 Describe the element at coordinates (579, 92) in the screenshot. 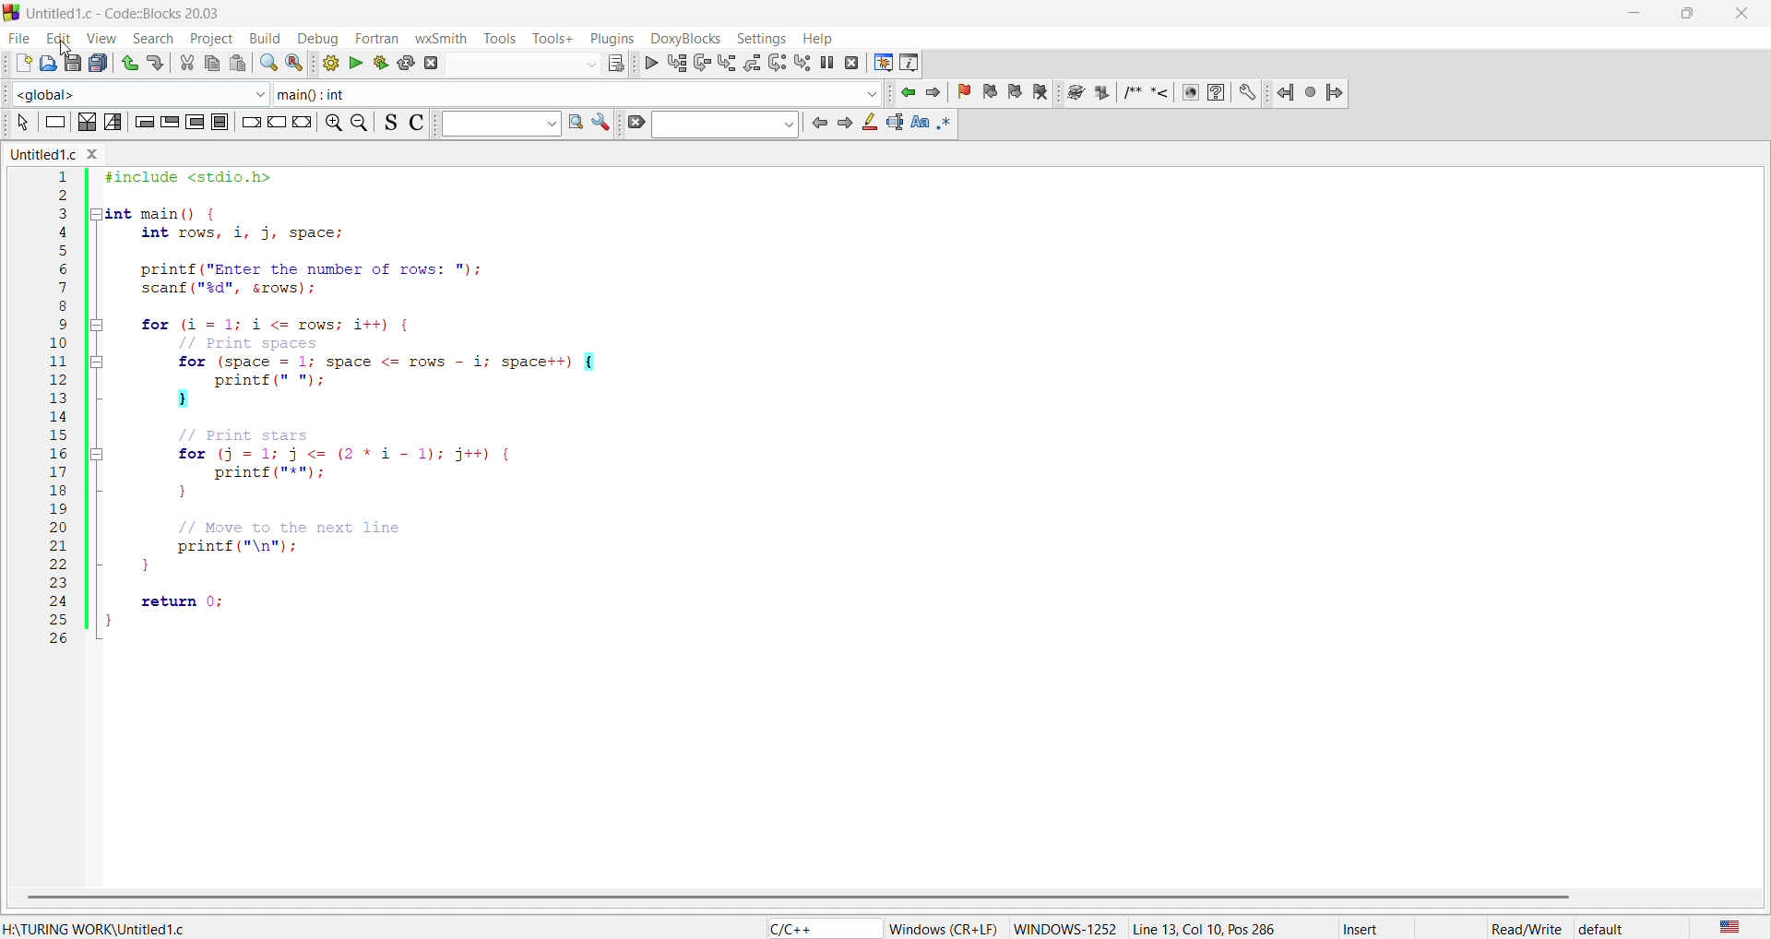

I see `function name` at that location.